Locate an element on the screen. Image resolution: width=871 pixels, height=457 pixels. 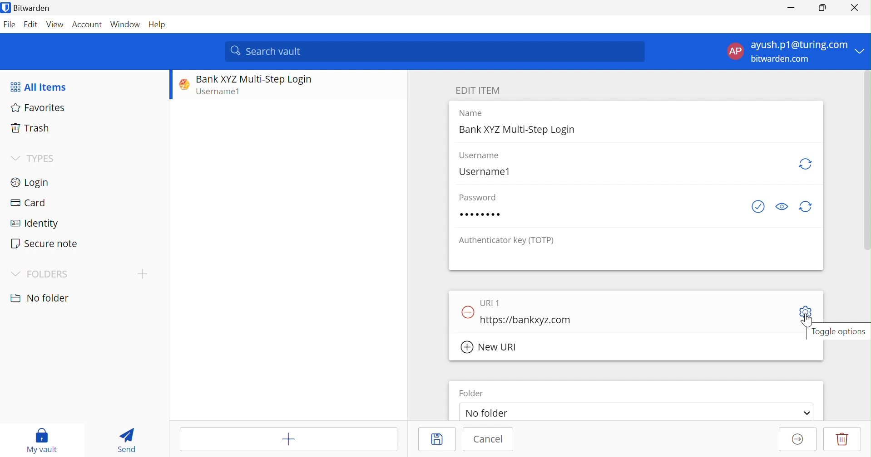
scroll bar is located at coordinates (865, 166).